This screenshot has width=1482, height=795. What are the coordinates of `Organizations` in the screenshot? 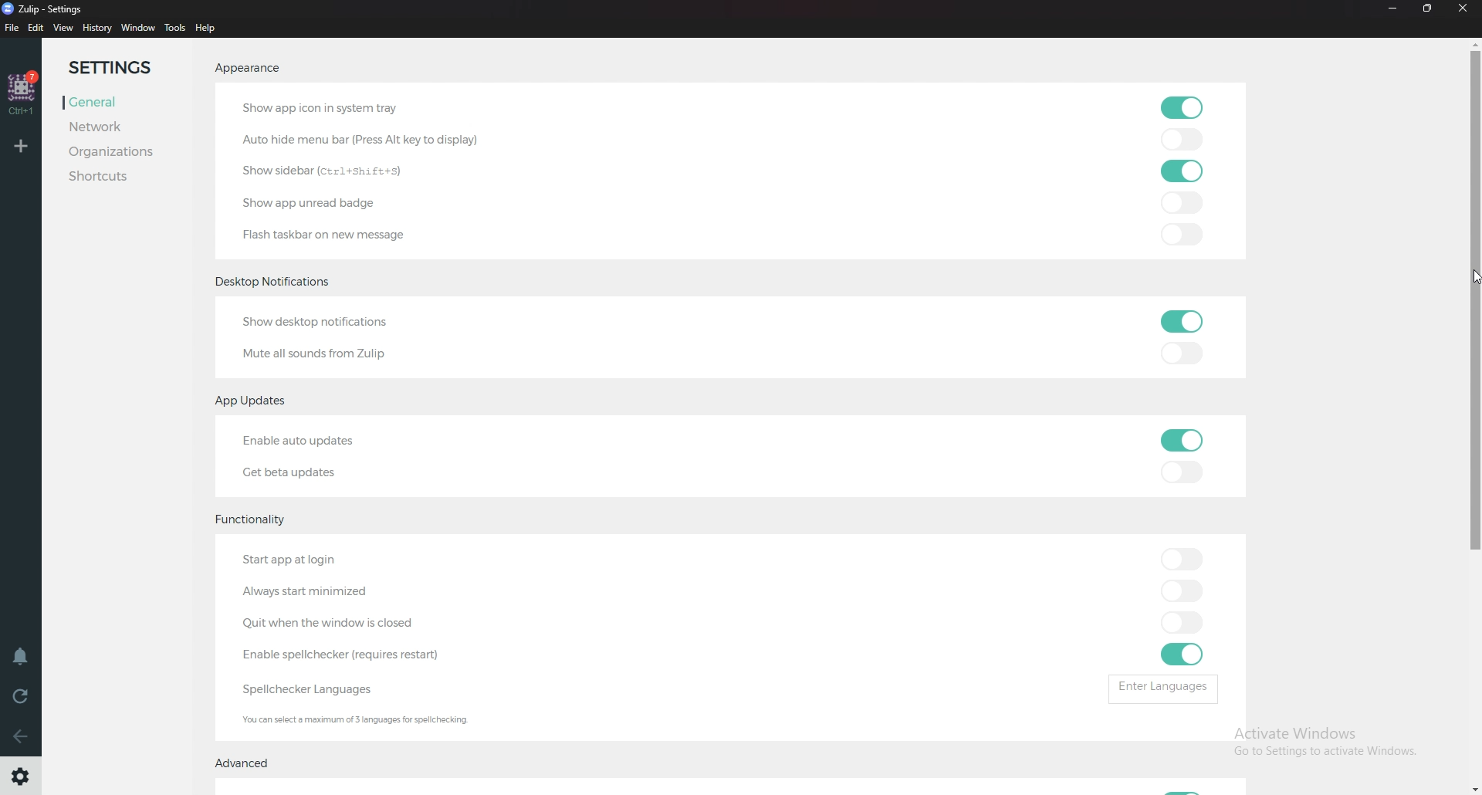 It's located at (114, 152).